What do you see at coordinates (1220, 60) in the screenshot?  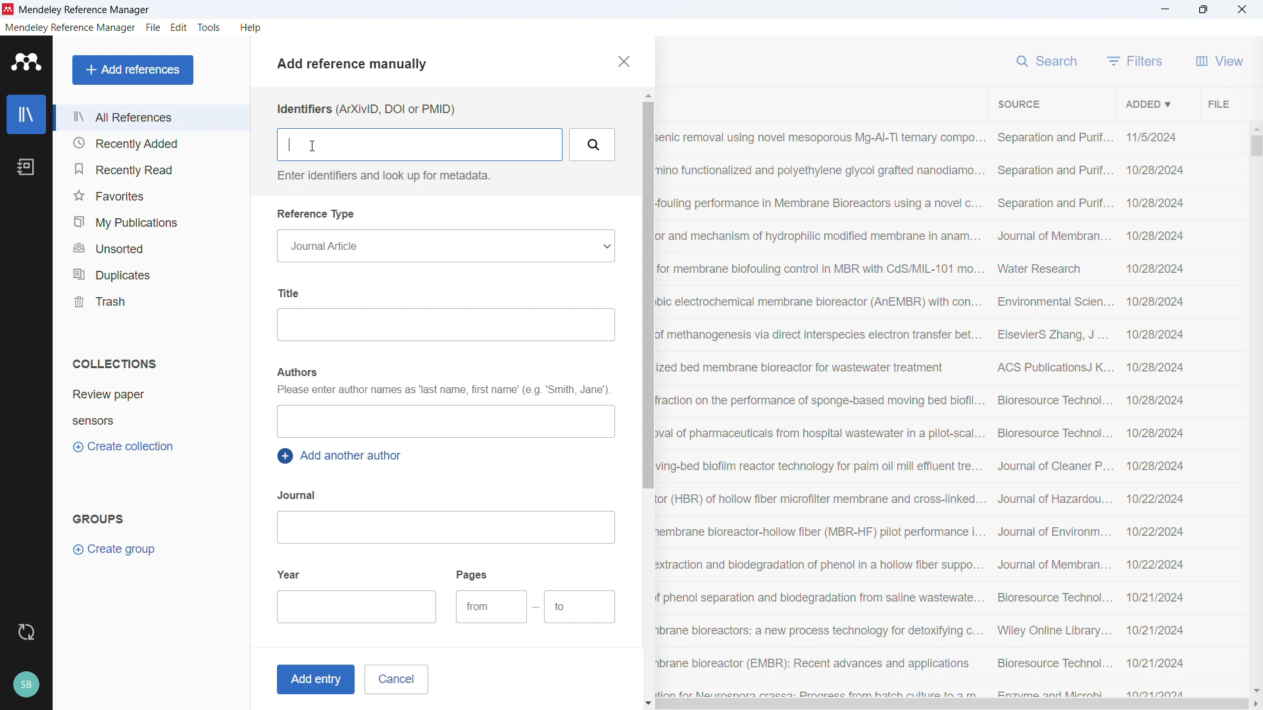 I see `View ` at bounding box center [1220, 60].